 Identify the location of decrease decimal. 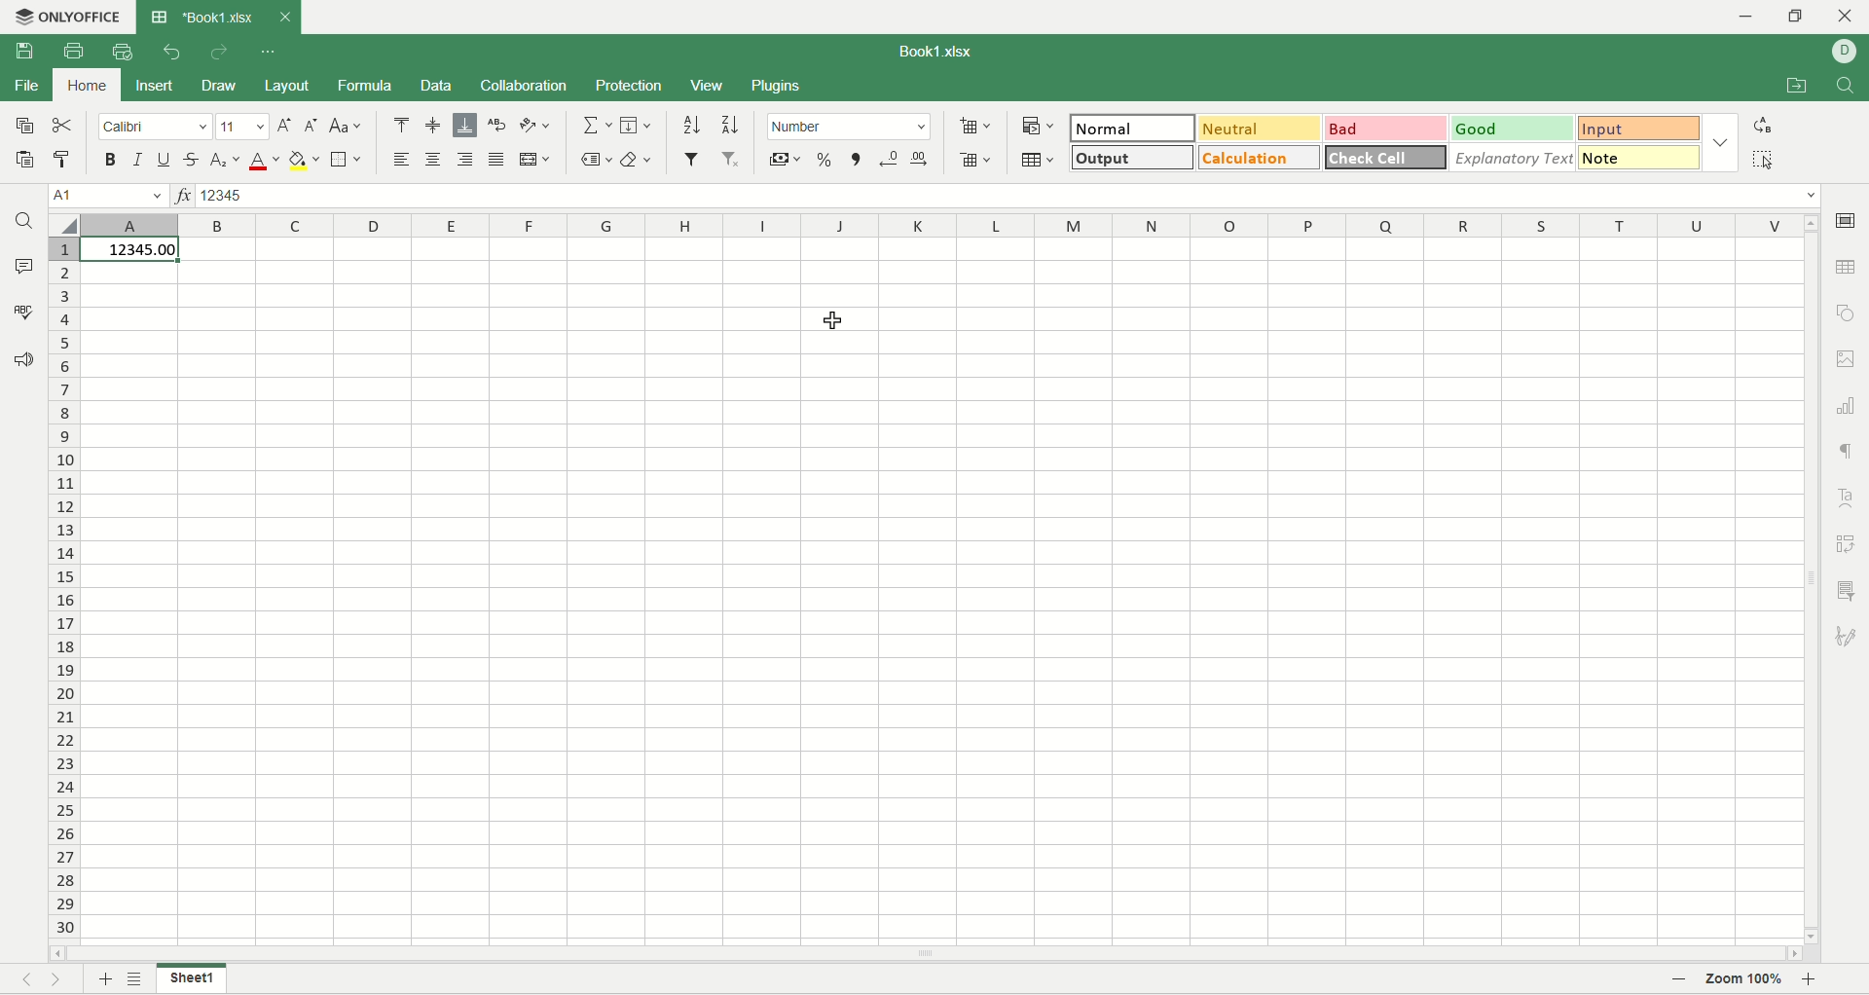
(890, 162).